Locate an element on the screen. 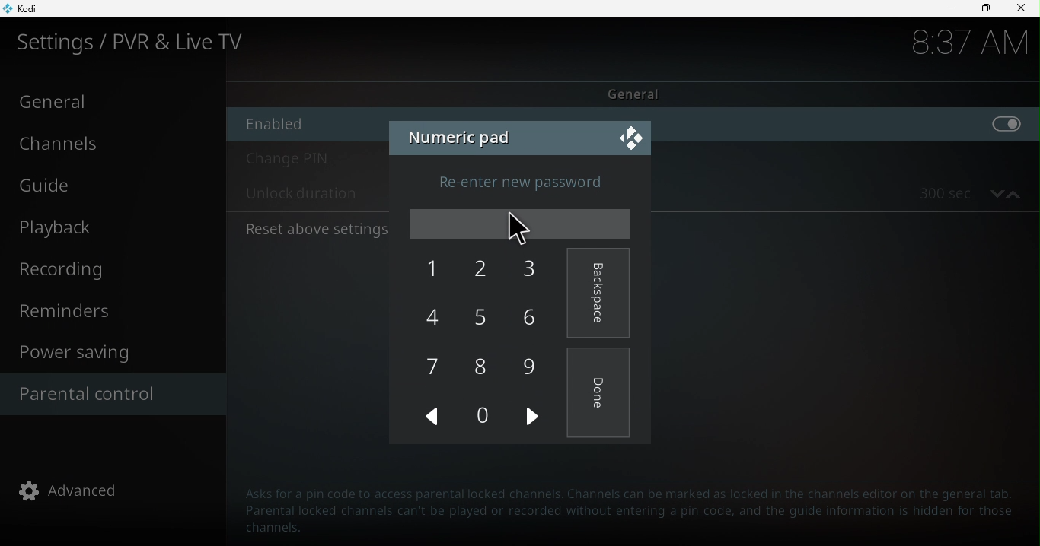 This screenshot has width=1040, height=546. Kodi icon is located at coordinates (31, 8).